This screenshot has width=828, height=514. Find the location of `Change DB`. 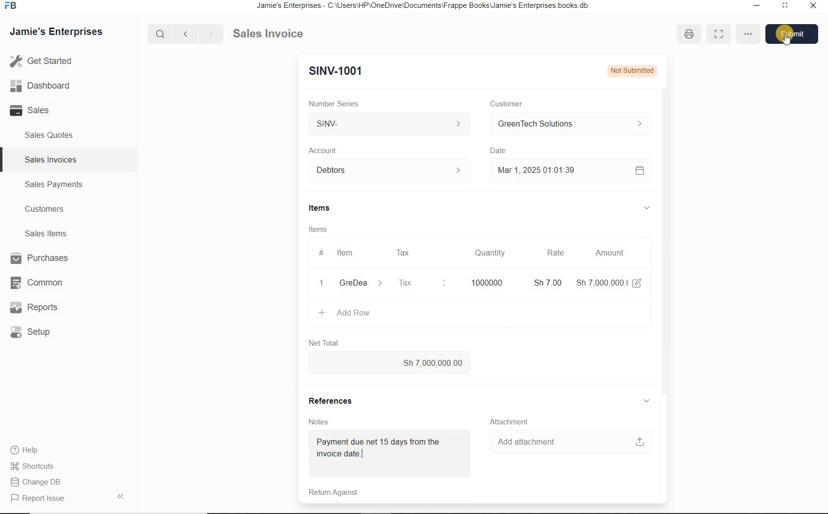

Change DB is located at coordinates (37, 482).